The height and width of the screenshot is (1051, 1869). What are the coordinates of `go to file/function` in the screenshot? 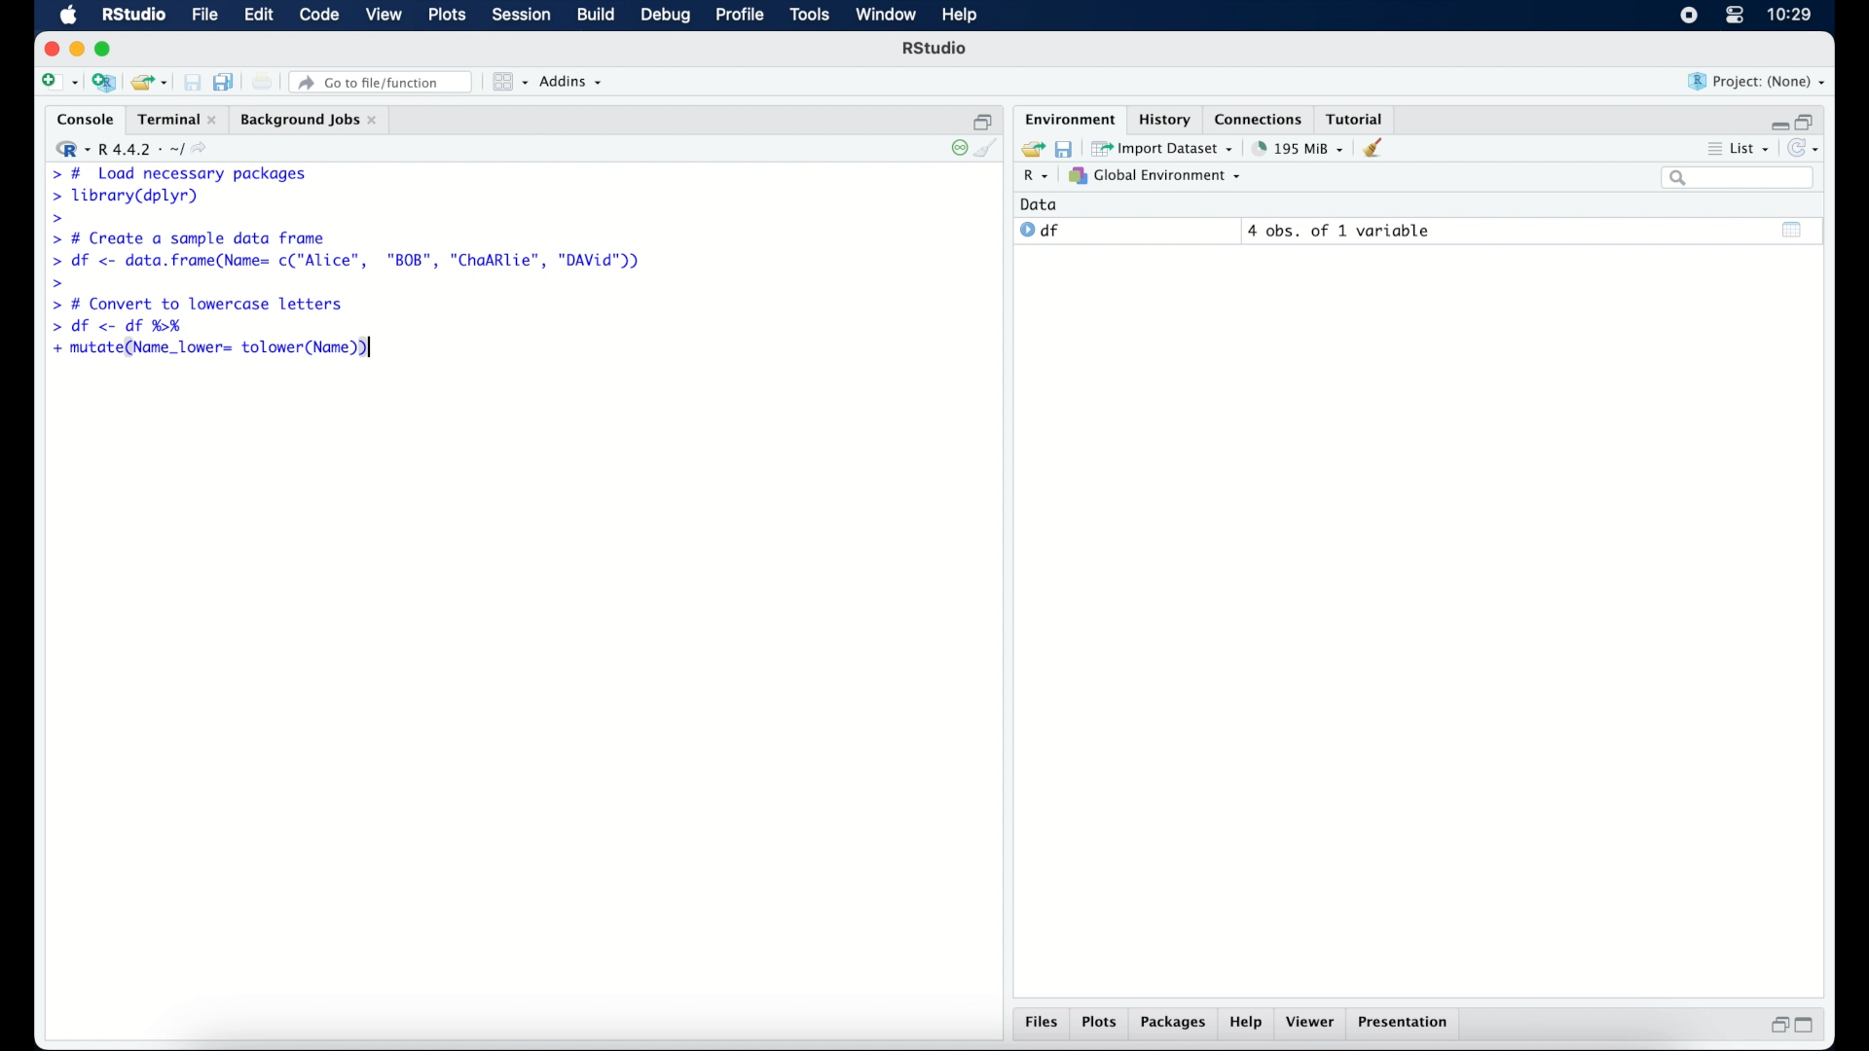 It's located at (382, 82).